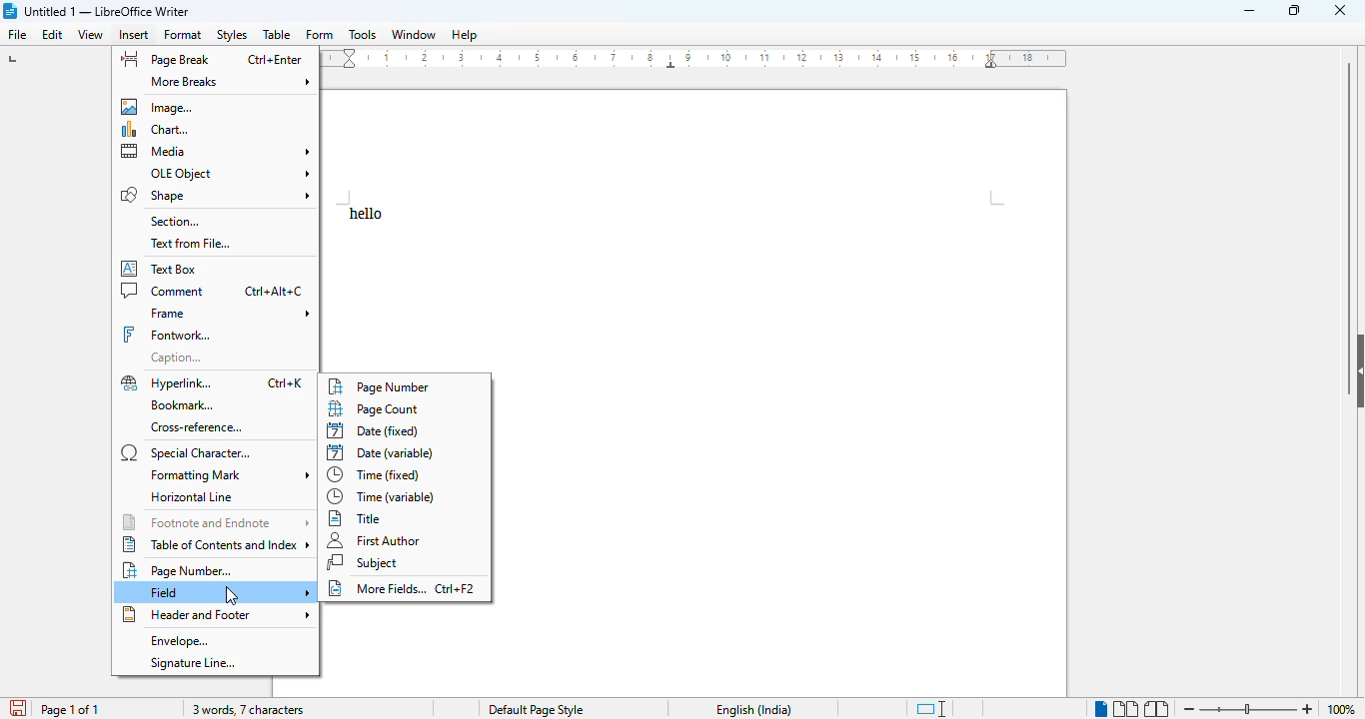 This screenshot has height=719, width=1365. What do you see at coordinates (70, 710) in the screenshot?
I see `page 1 of 1` at bounding box center [70, 710].